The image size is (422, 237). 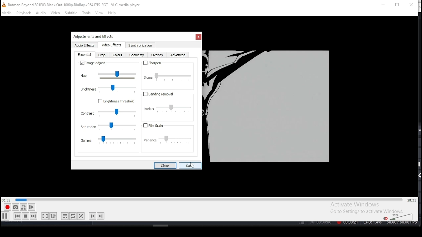 I want to click on toggle fullscreen, so click(x=45, y=217).